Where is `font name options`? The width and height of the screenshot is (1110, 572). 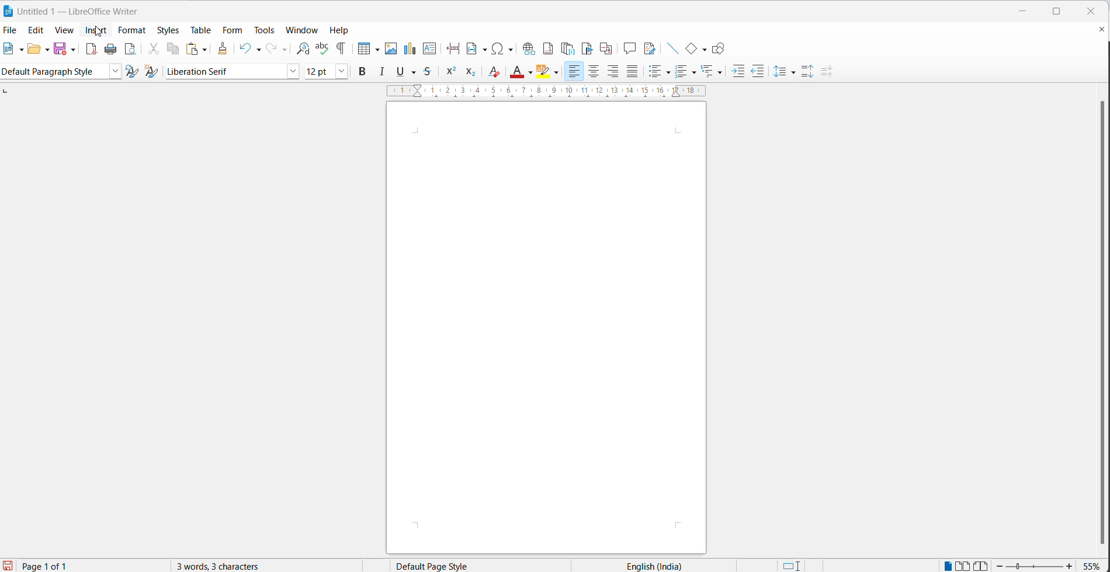 font name options is located at coordinates (292, 72).